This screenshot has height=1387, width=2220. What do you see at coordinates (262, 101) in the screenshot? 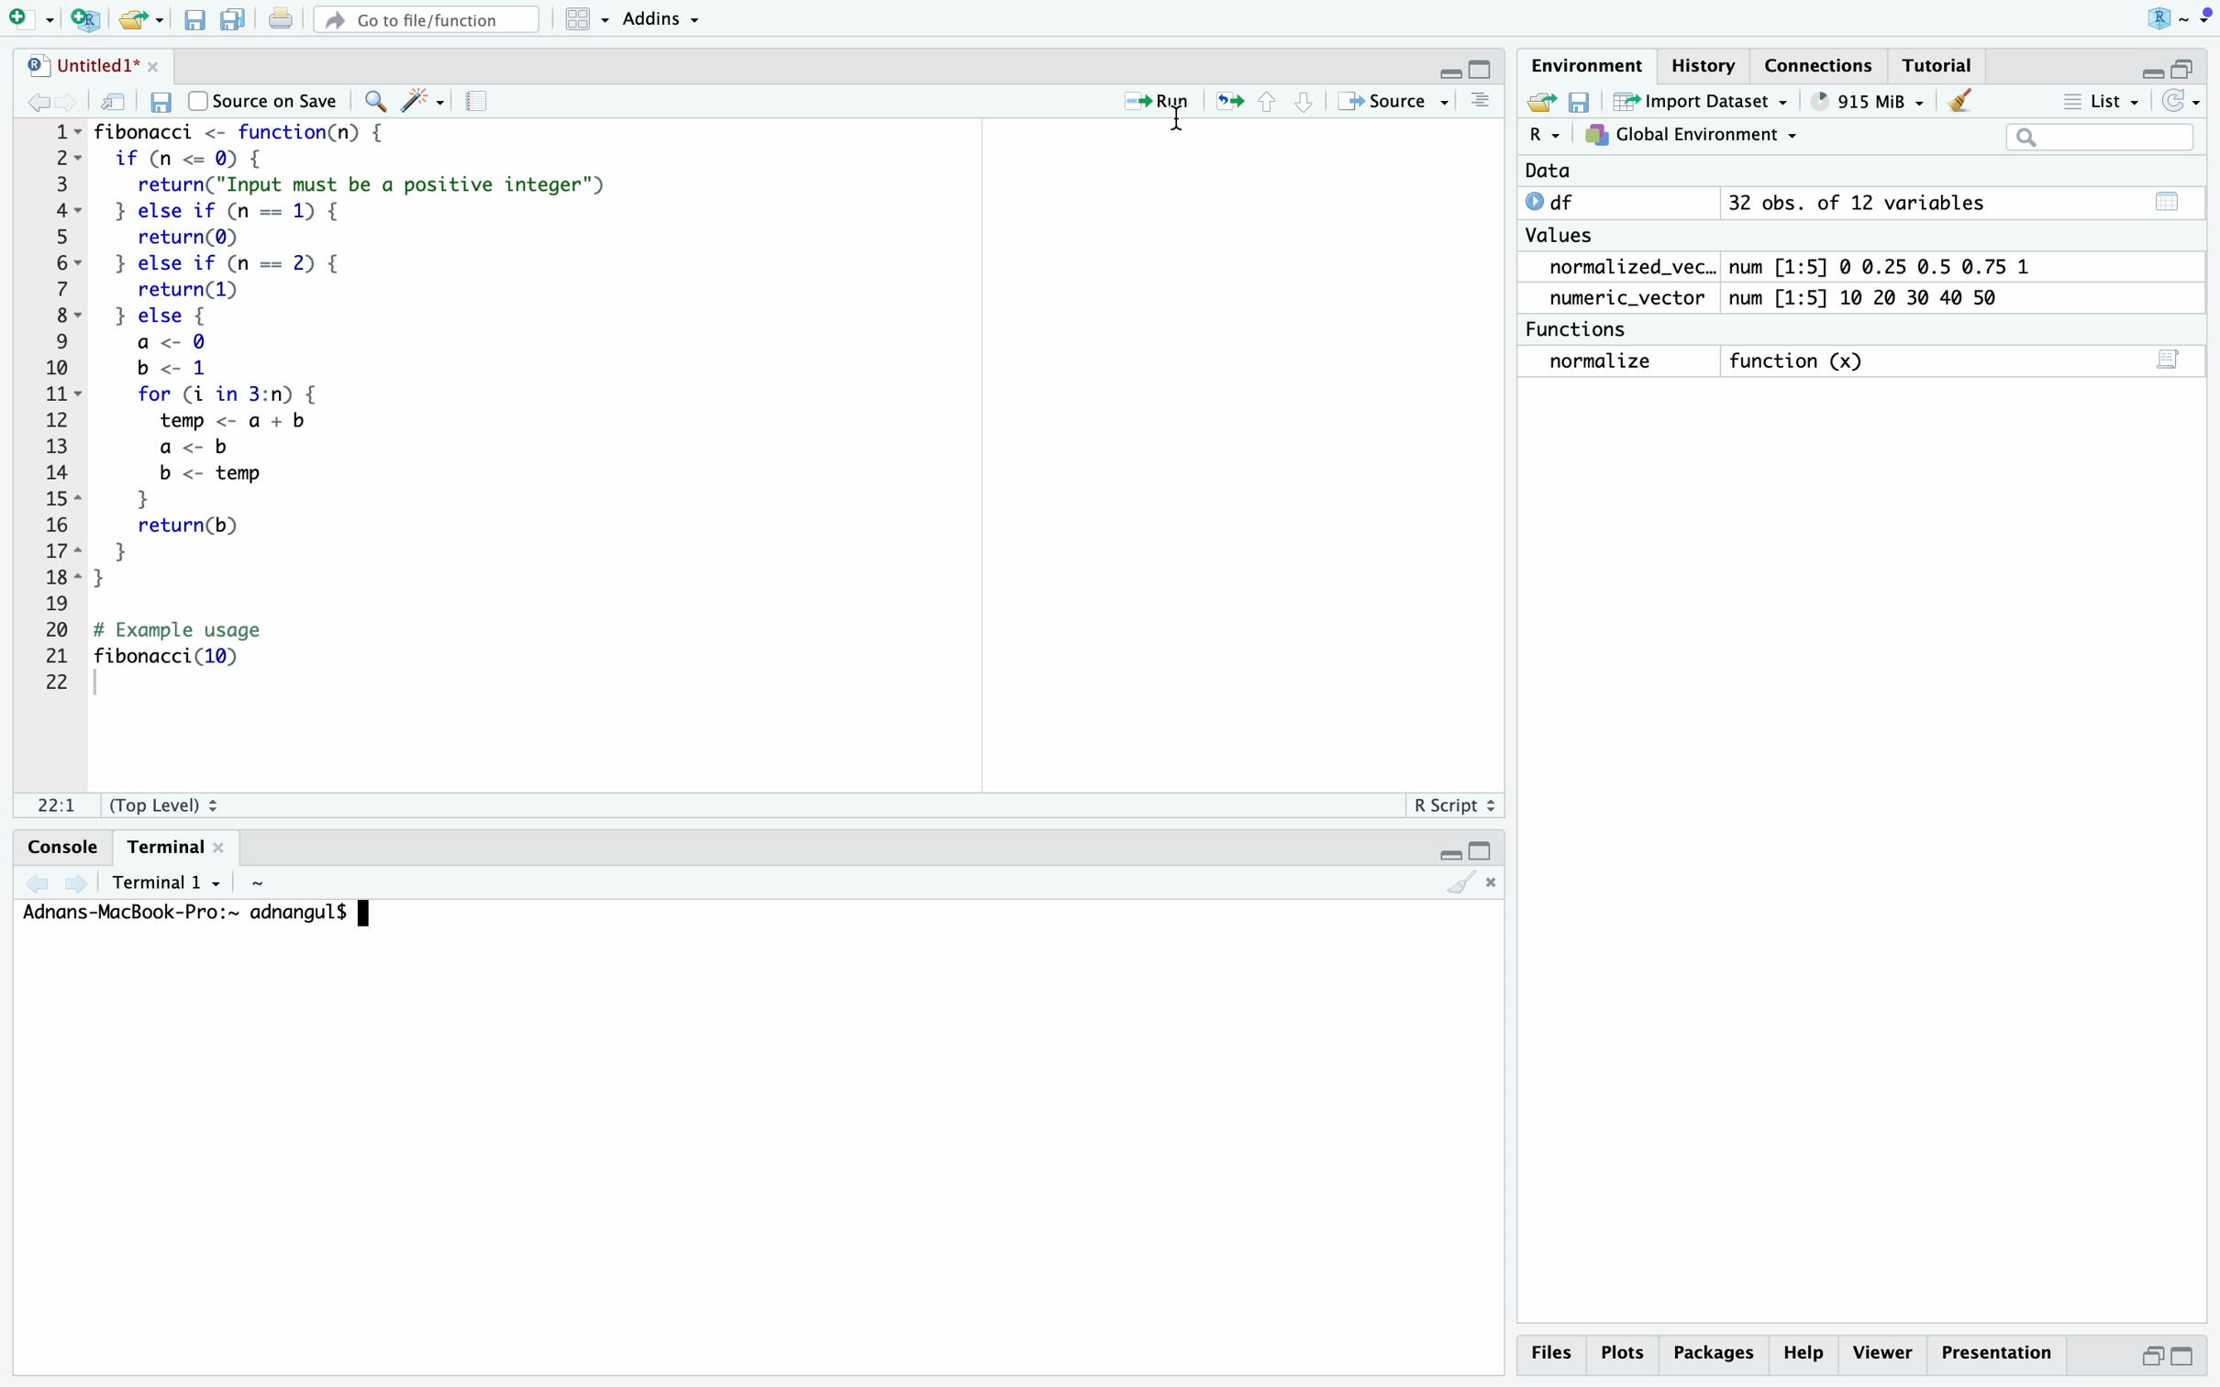
I see `source on save` at bounding box center [262, 101].